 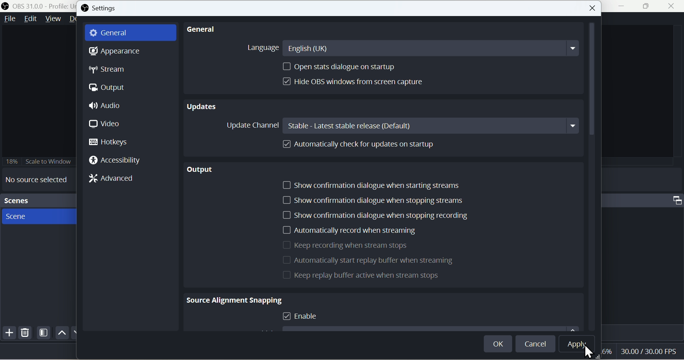 I want to click on Accessibility, so click(x=114, y=160).